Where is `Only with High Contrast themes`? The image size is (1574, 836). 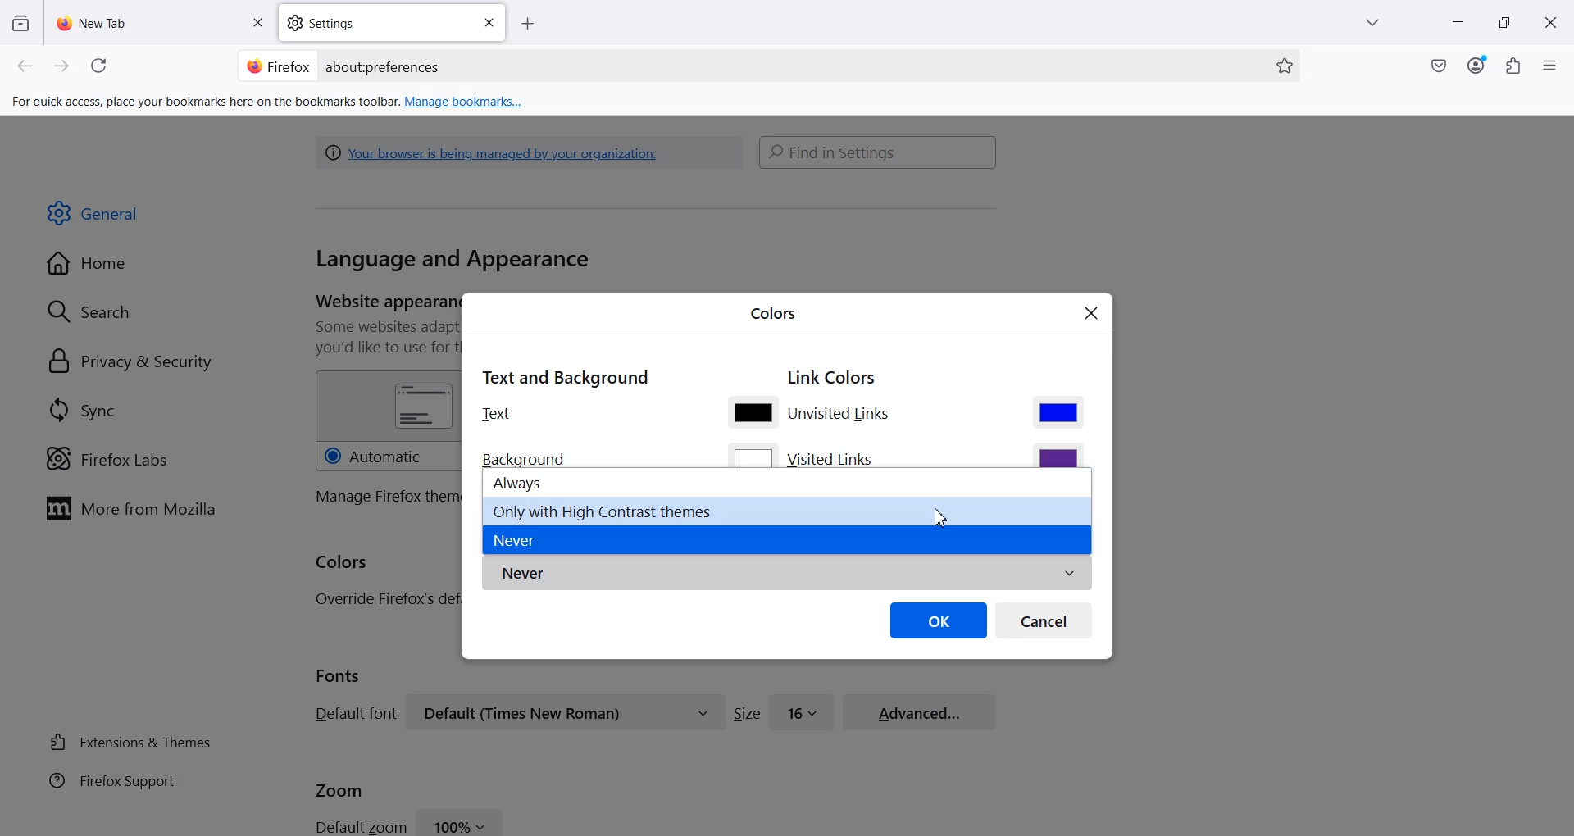
Only with High Contrast themes is located at coordinates (787, 510).